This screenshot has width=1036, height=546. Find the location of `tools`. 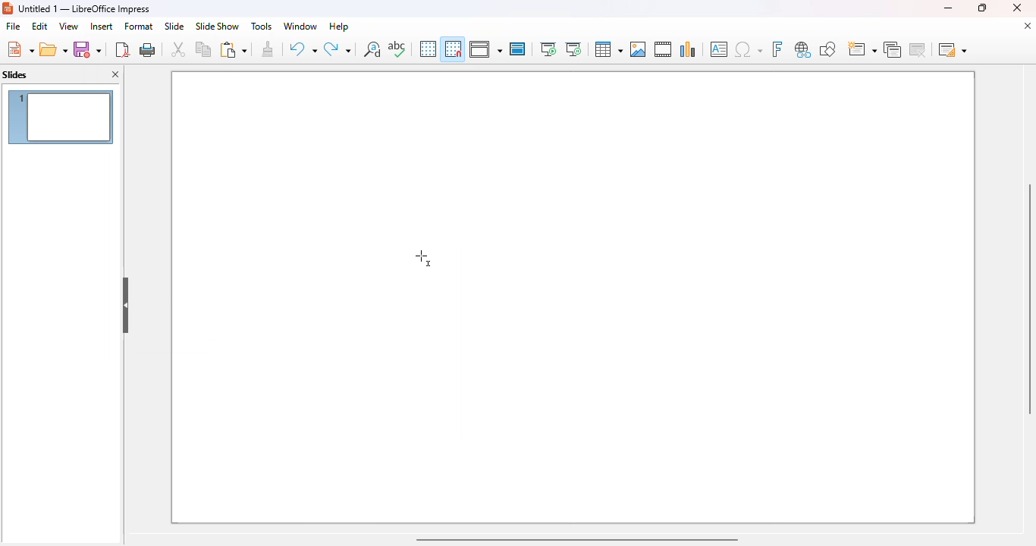

tools is located at coordinates (261, 26).